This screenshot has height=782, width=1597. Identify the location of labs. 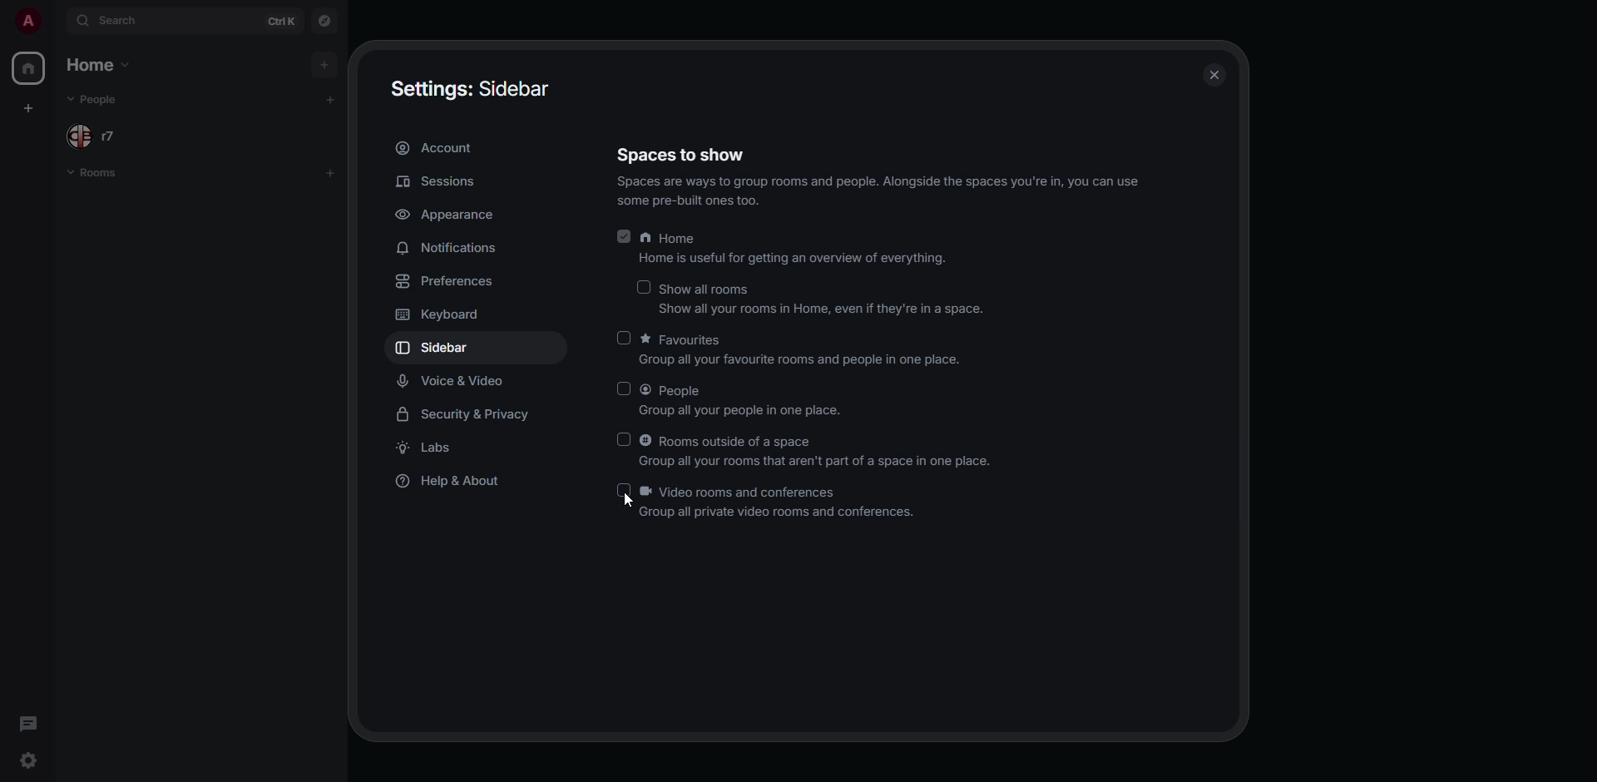
(436, 449).